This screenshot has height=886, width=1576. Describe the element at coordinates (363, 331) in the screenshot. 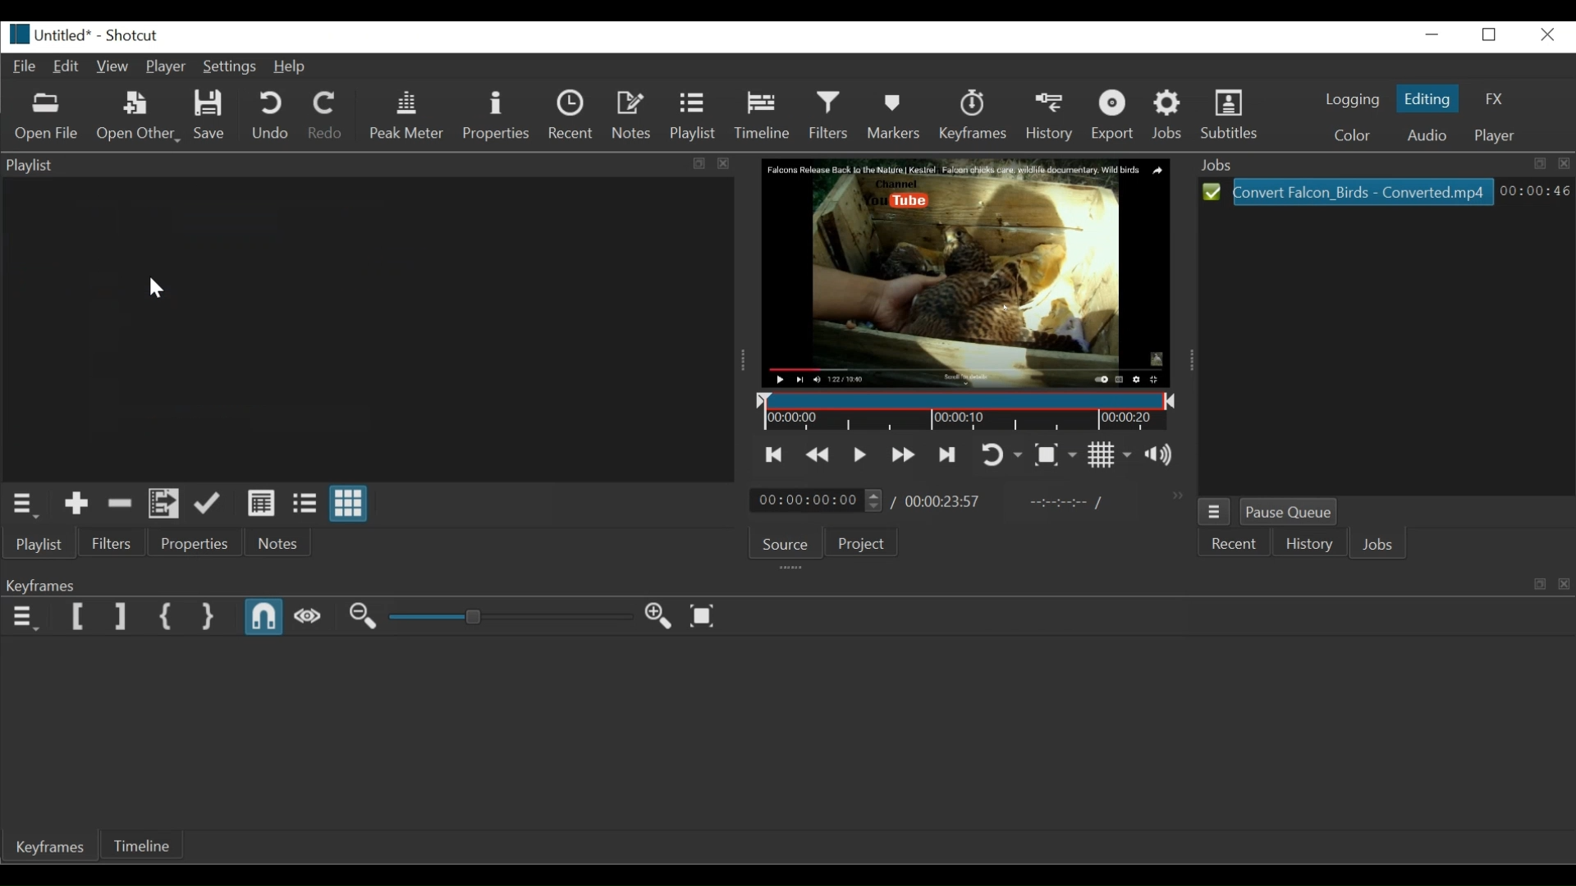

I see `Playlist thumbnail space` at that location.